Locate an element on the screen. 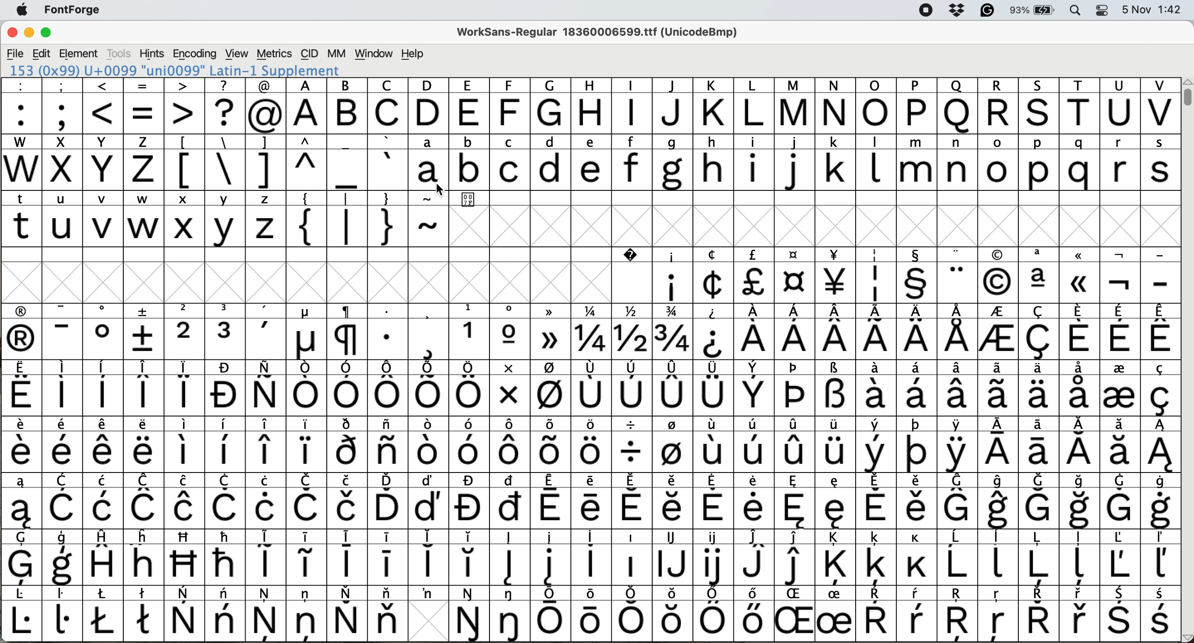  symbol is located at coordinates (714, 276).